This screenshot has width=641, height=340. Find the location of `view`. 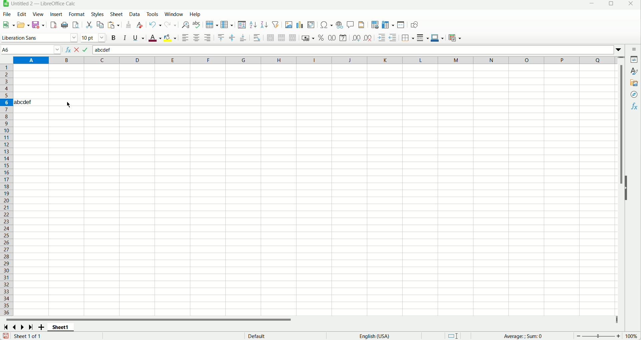

view is located at coordinates (38, 14).